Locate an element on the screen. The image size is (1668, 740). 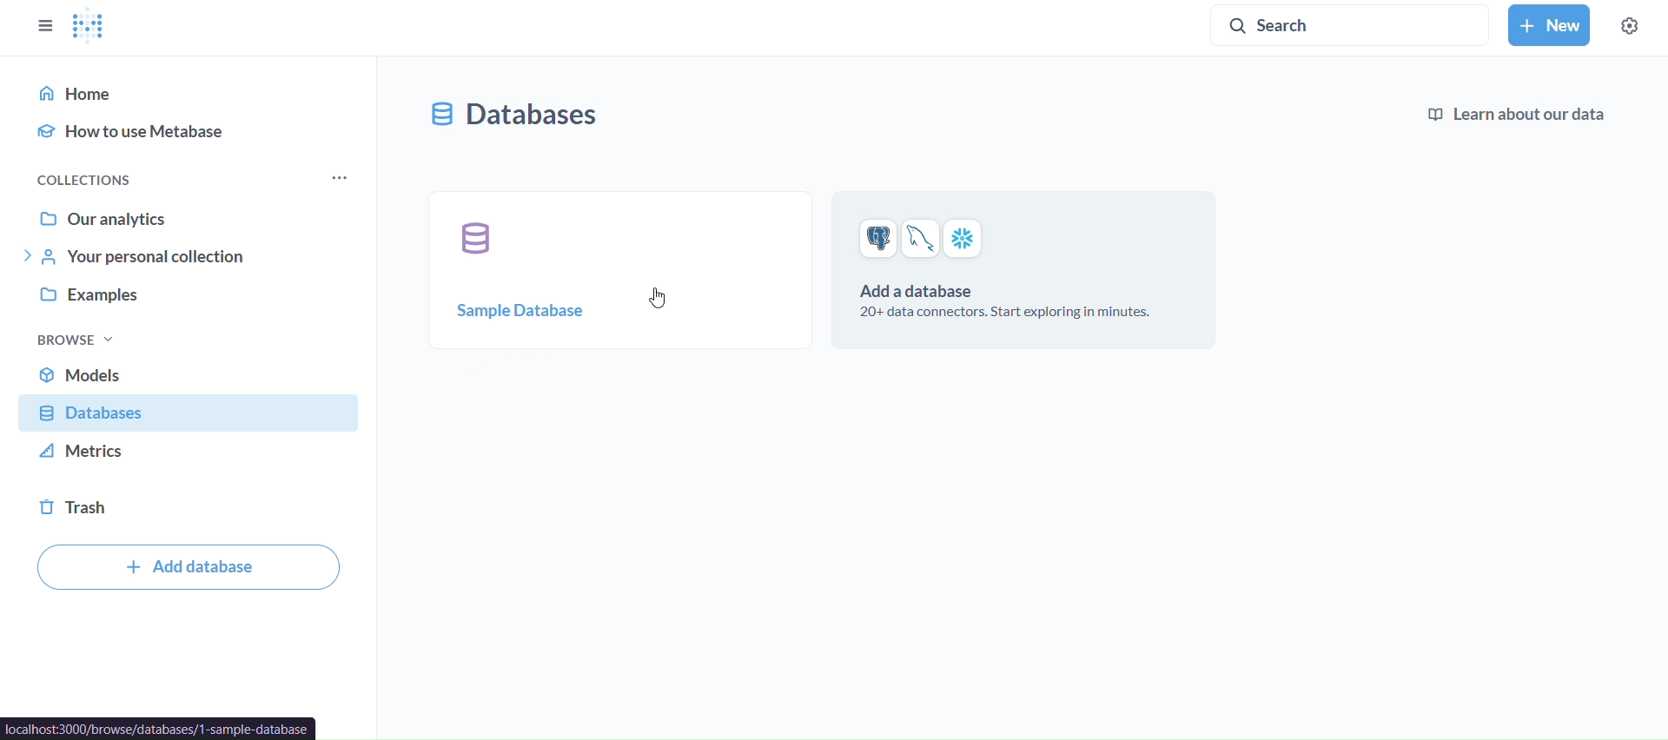
database is located at coordinates (191, 415).